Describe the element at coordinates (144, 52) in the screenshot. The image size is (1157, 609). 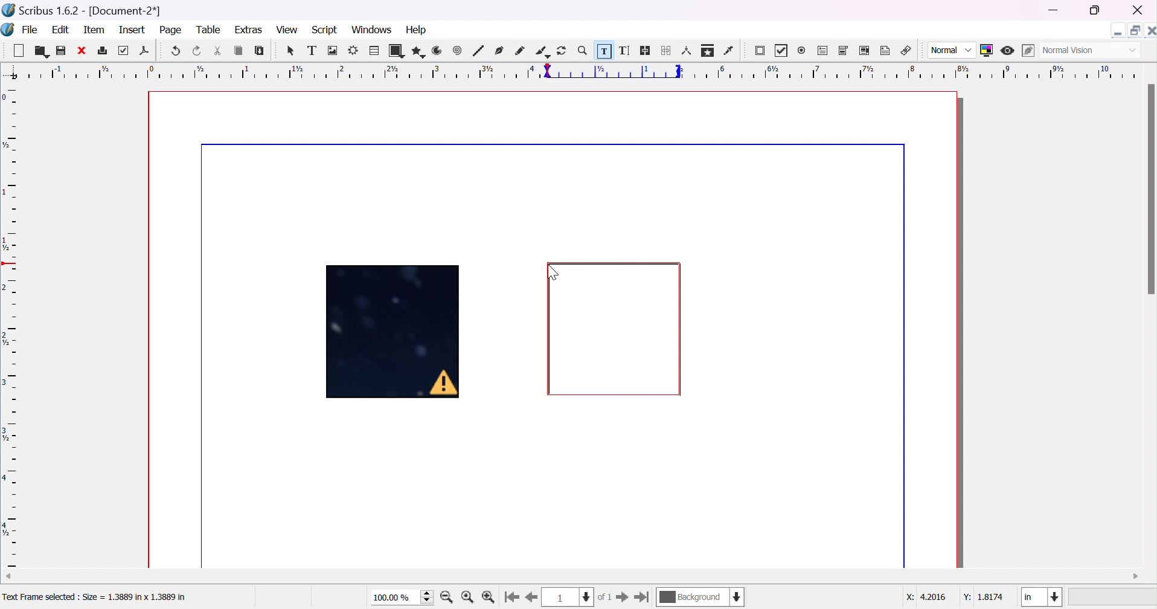
I see `save as PDF` at that location.